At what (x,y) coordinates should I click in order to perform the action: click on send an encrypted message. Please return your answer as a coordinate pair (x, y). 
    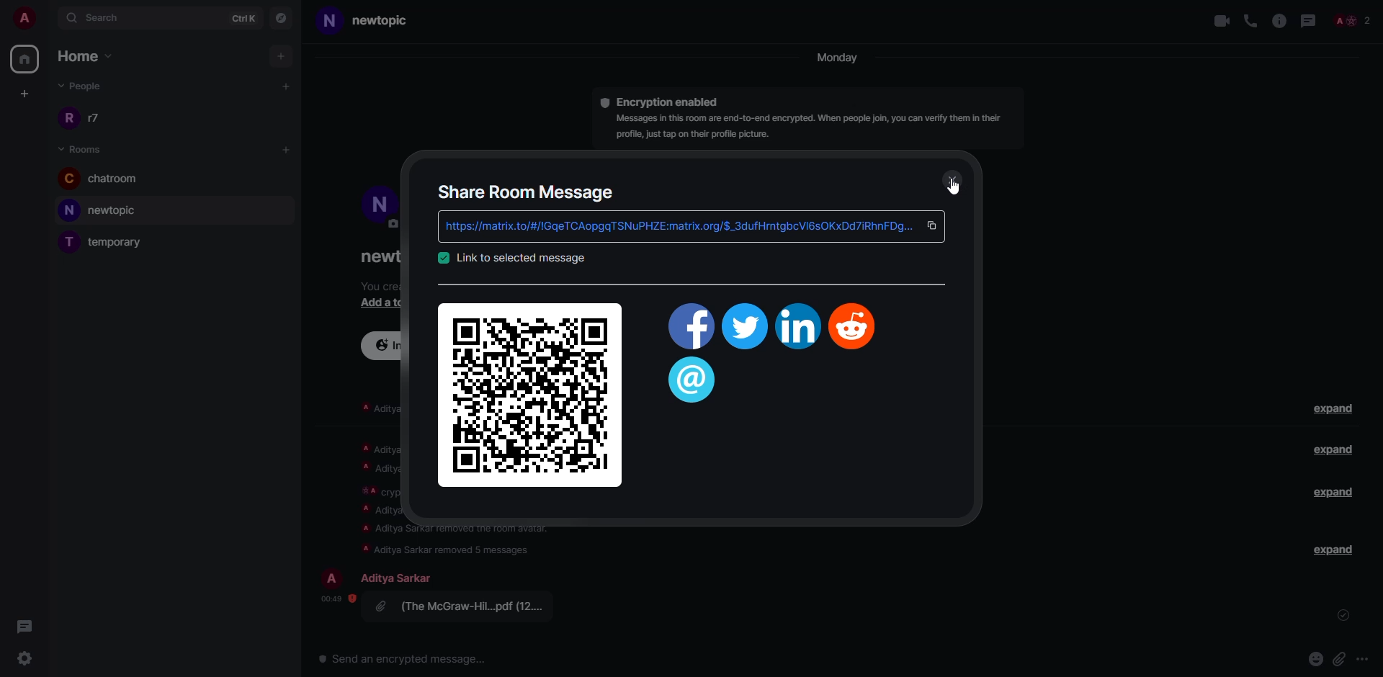
    Looking at the image, I should click on (404, 660).